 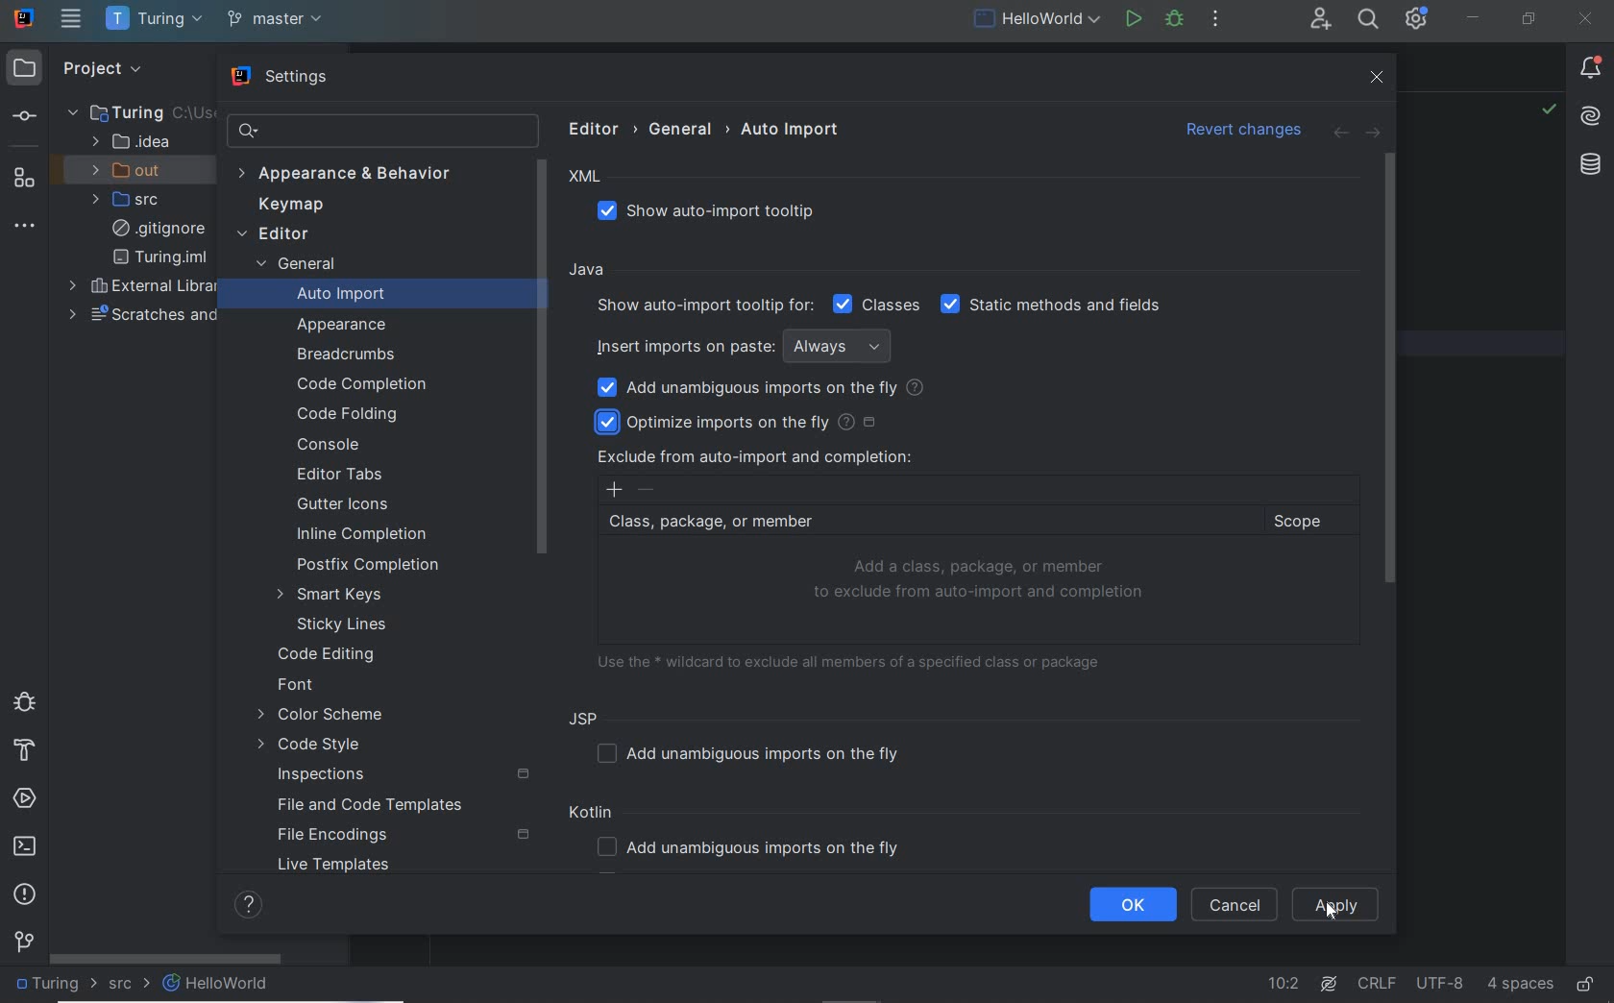 What do you see at coordinates (126, 111) in the screenshot?
I see `Turing(project folder)` at bounding box center [126, 111].